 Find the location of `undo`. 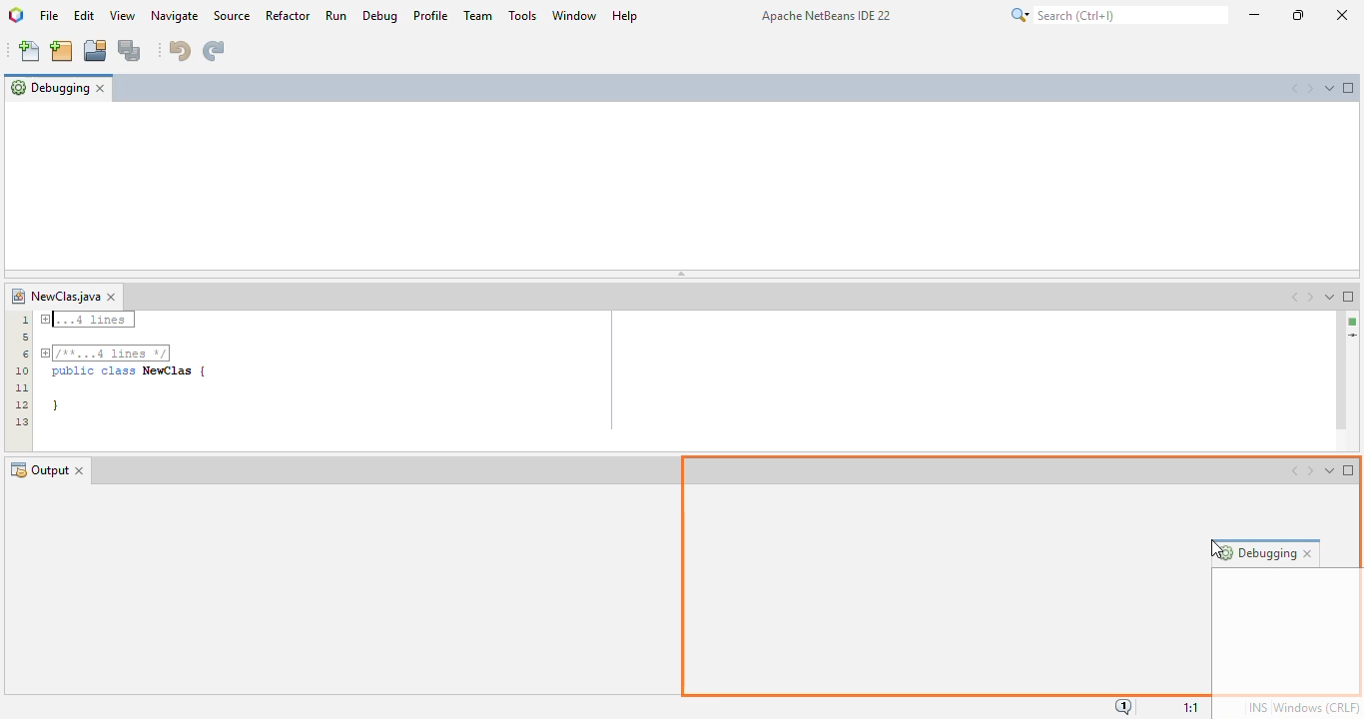

undo is located at coordinates (178, 49).